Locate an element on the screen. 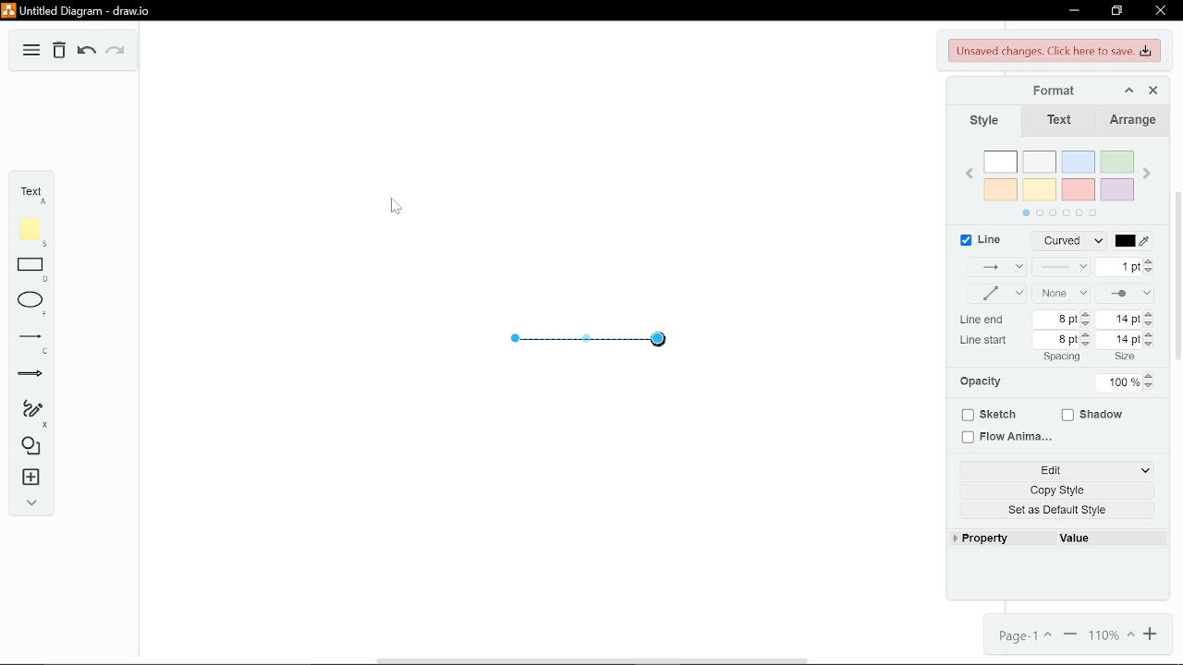  Current line end size is located at coordinates (1122, 320).